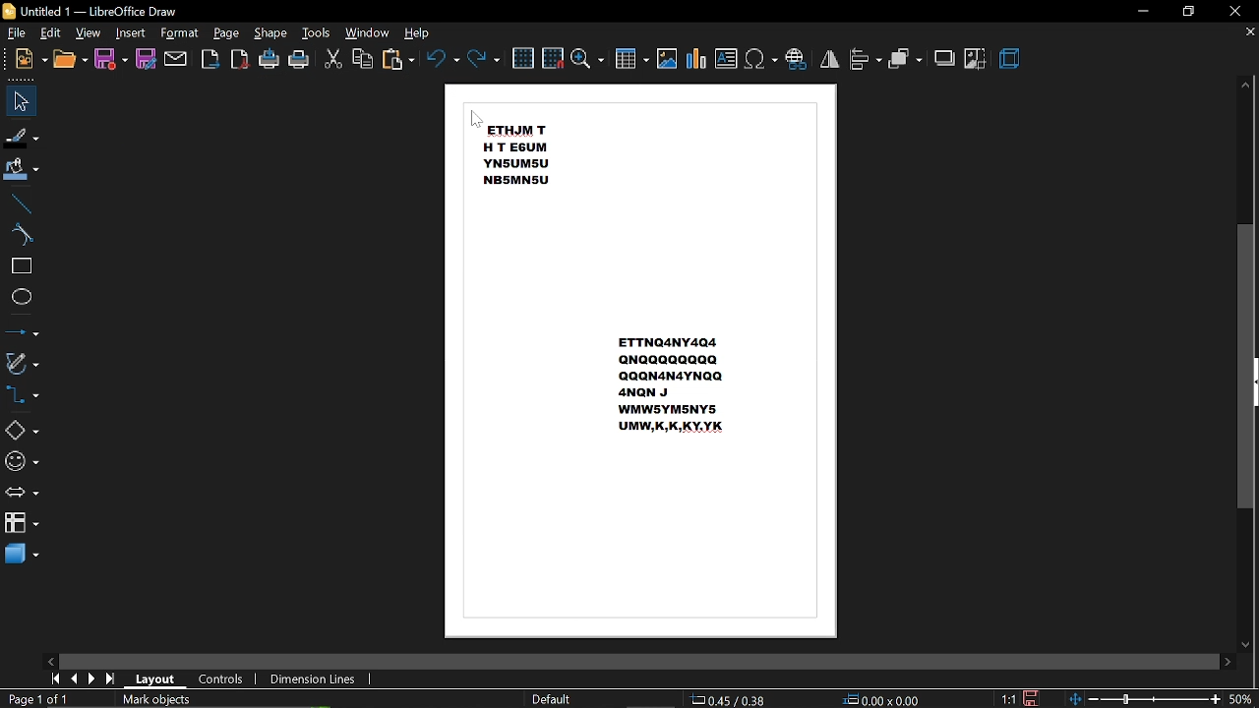  Describe the element at coordinates (21, 524) in the screenshot. I see `flowchart` at that location.